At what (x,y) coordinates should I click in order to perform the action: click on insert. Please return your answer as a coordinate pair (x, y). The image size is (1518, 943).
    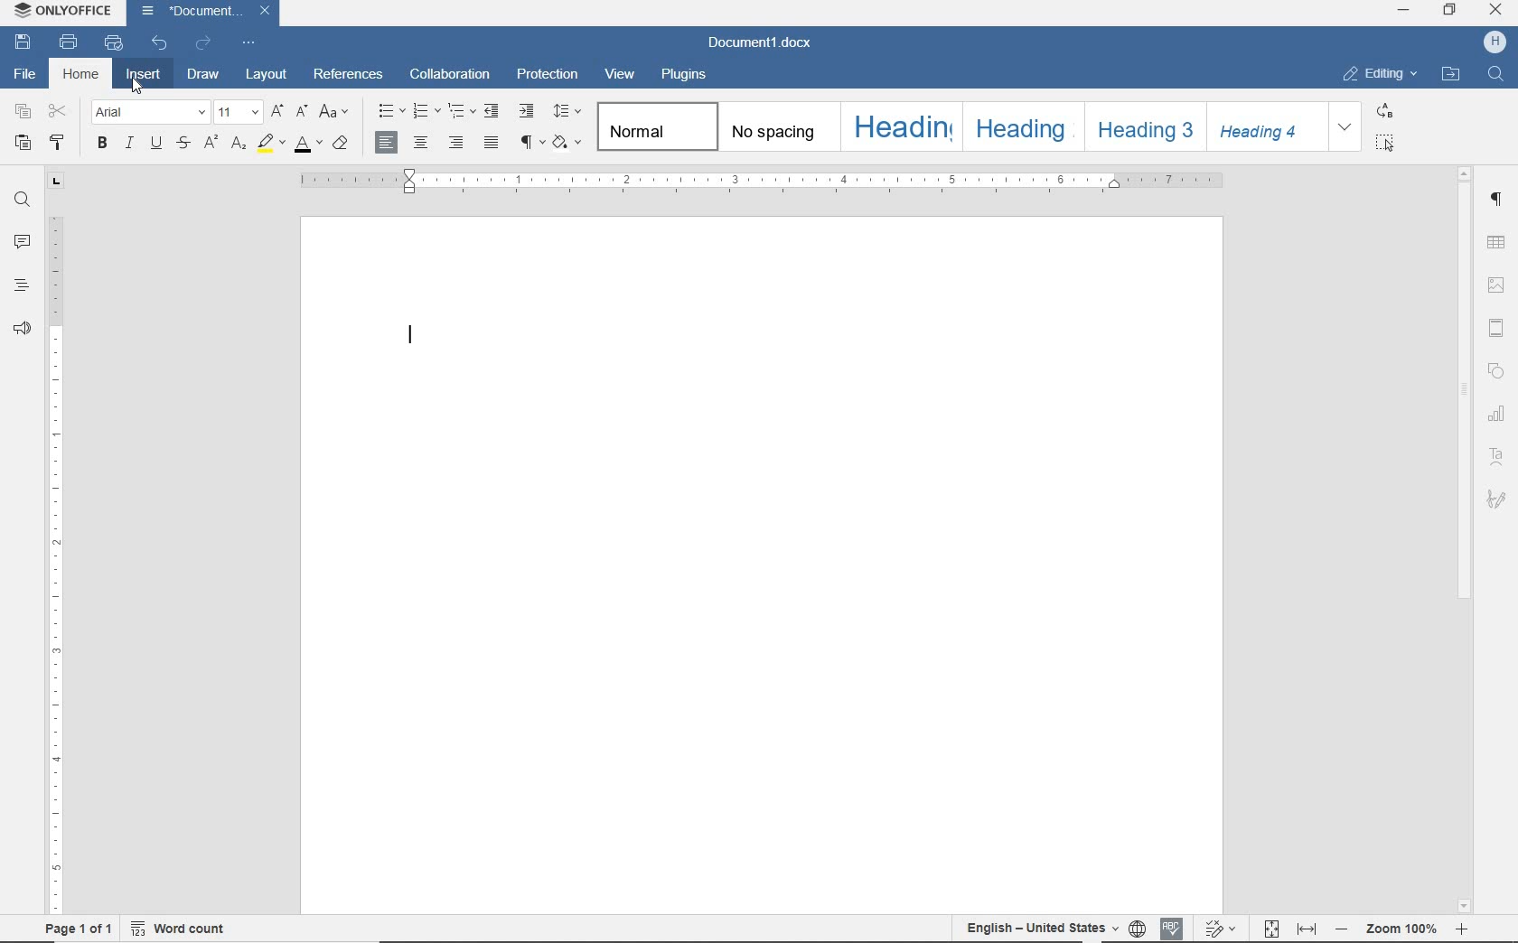
    Looking at the image, I should click on (142, 77).